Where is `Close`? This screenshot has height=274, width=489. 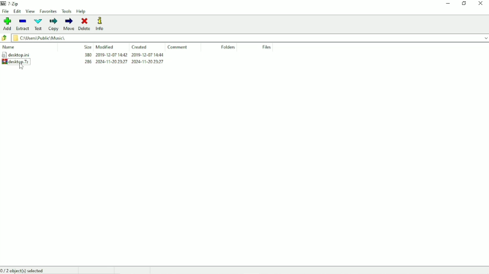
Close is located at coordinates (481, 4).